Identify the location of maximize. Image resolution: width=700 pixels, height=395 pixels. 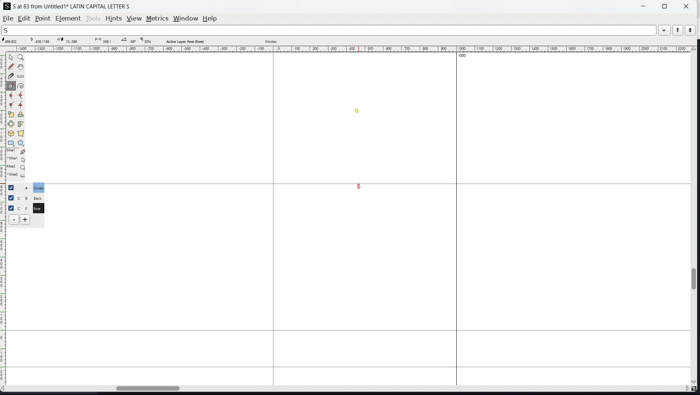
(664, 6).